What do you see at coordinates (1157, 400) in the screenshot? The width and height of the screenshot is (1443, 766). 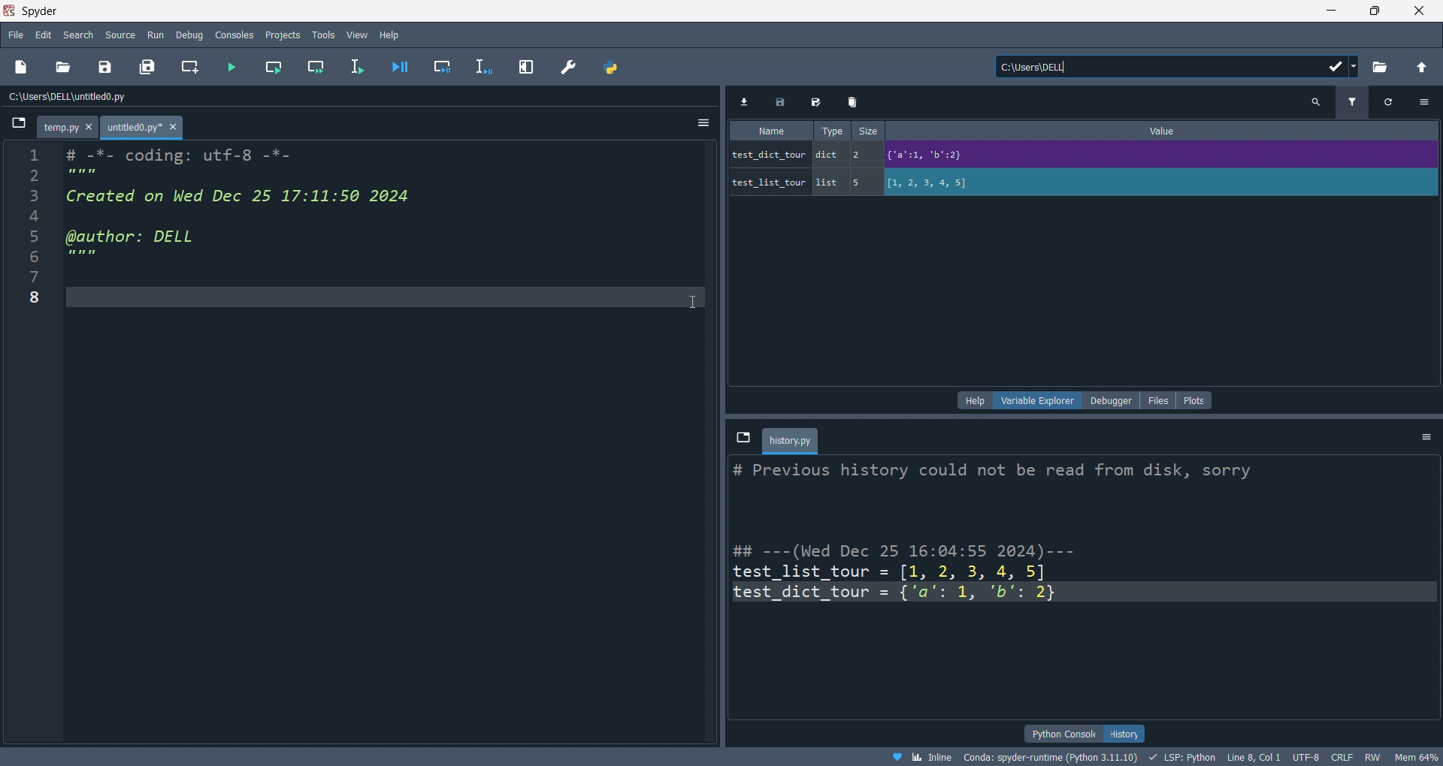 I see `files` at bounding box center [1157, 400].